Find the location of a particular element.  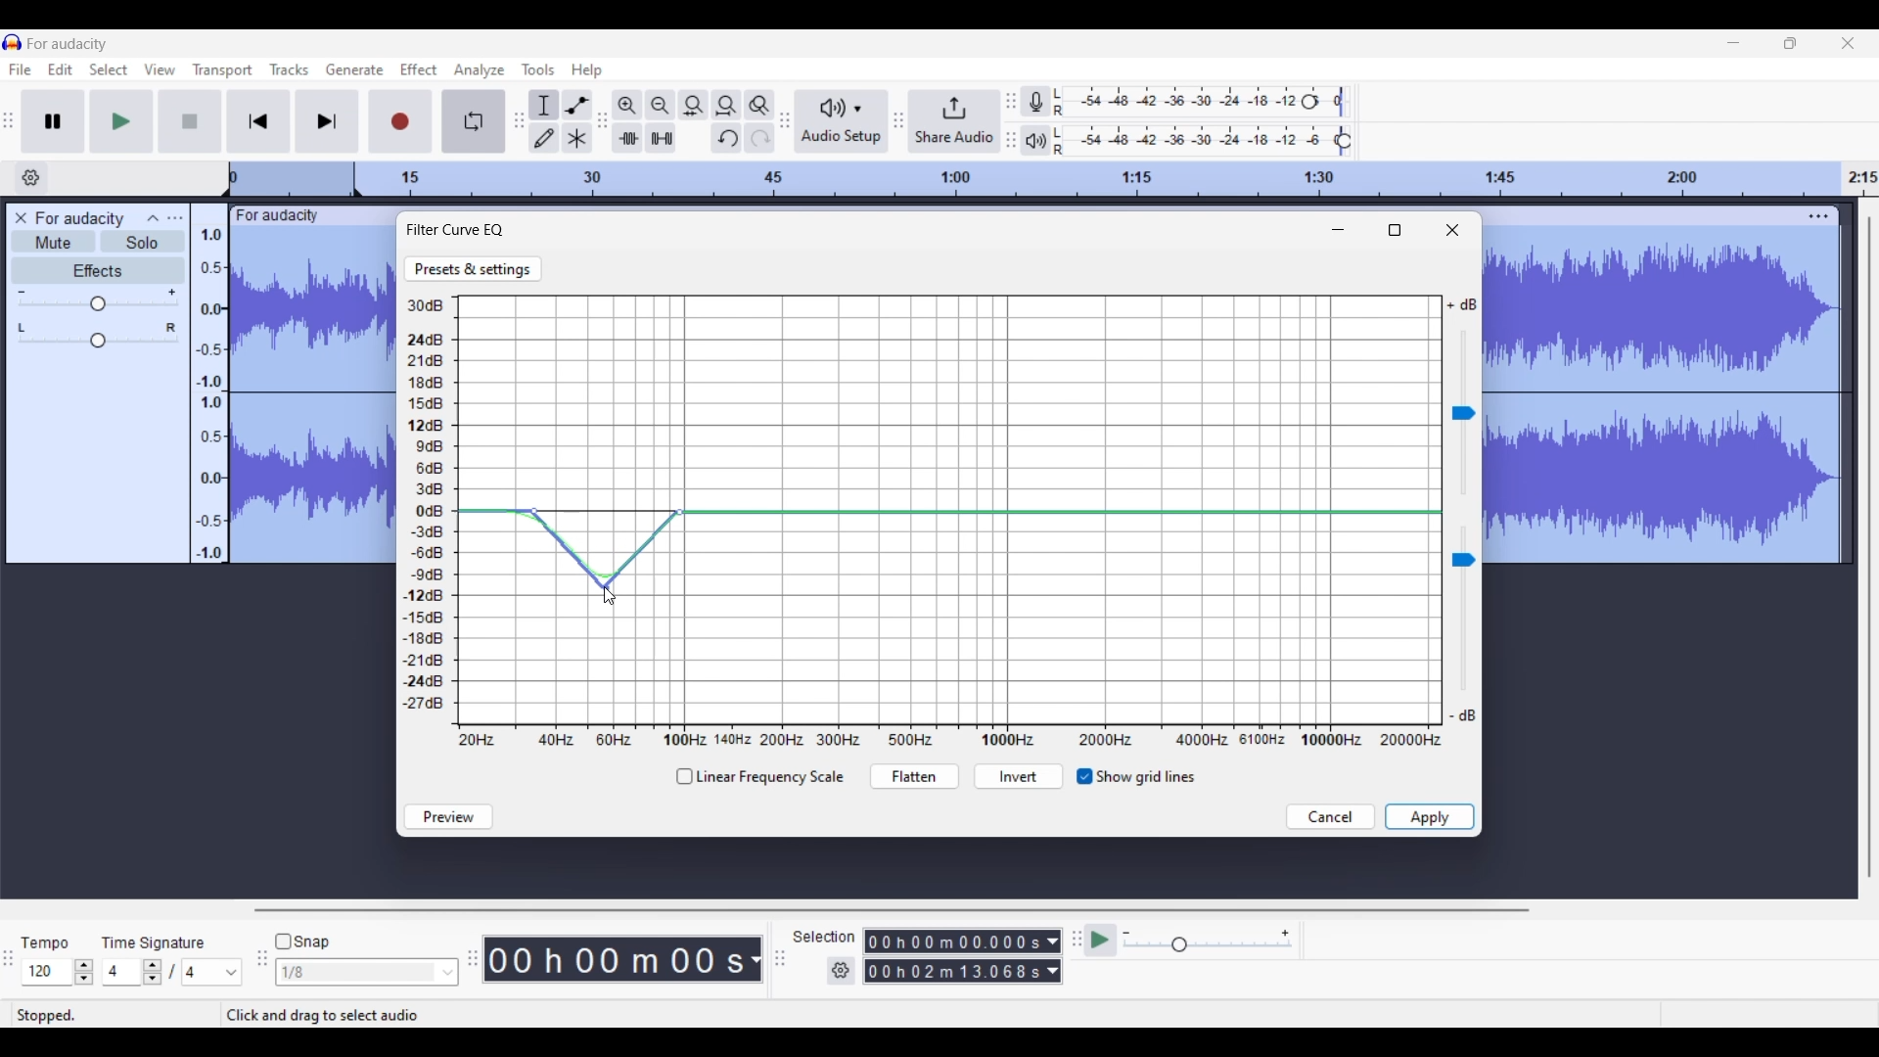

Software name is located at coordinates (69, 43).